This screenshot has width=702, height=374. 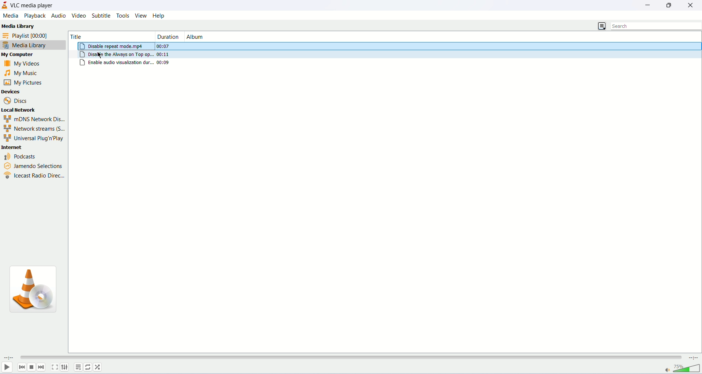 I want to click on my pictures, so click(x=23, y=82).